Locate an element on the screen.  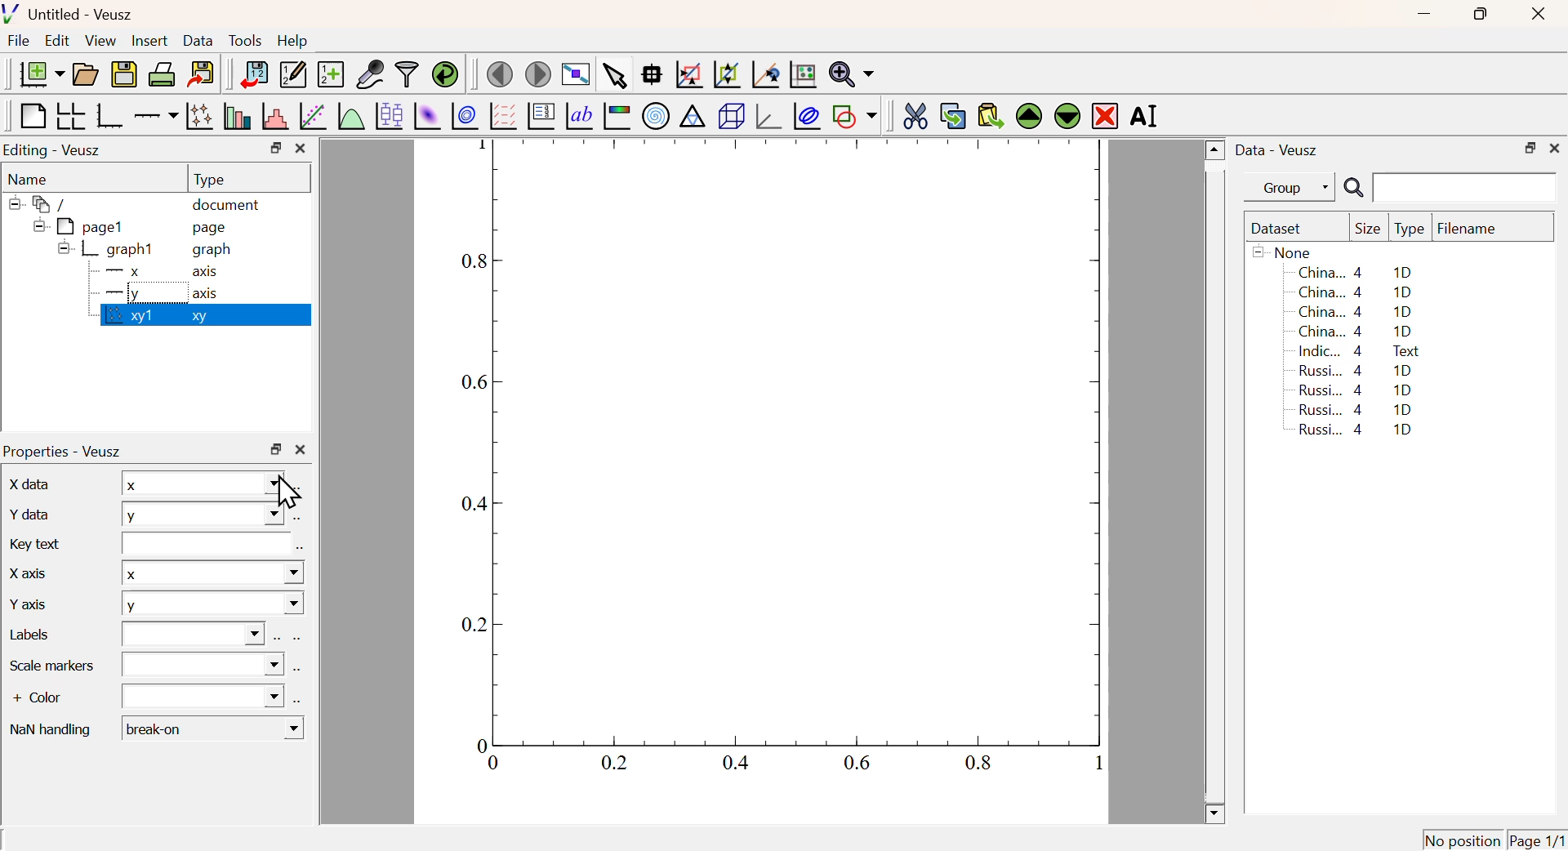
Select using dataset Browser is located at coordinates (299, 699).